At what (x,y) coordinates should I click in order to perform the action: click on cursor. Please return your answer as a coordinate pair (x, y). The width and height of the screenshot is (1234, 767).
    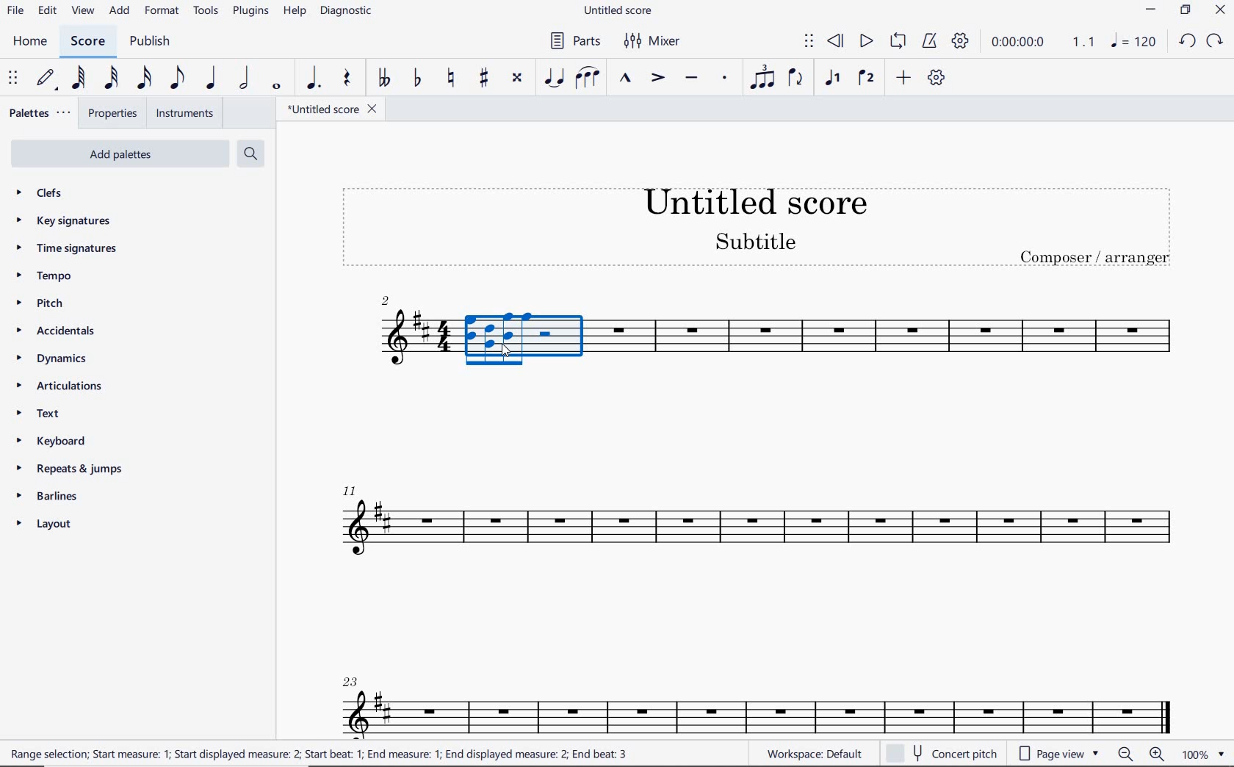
    Looking at the image, I should click on (505, 349).